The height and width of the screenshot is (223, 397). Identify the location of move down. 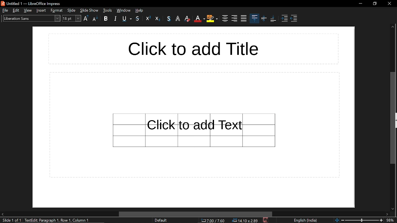
(393, 208).